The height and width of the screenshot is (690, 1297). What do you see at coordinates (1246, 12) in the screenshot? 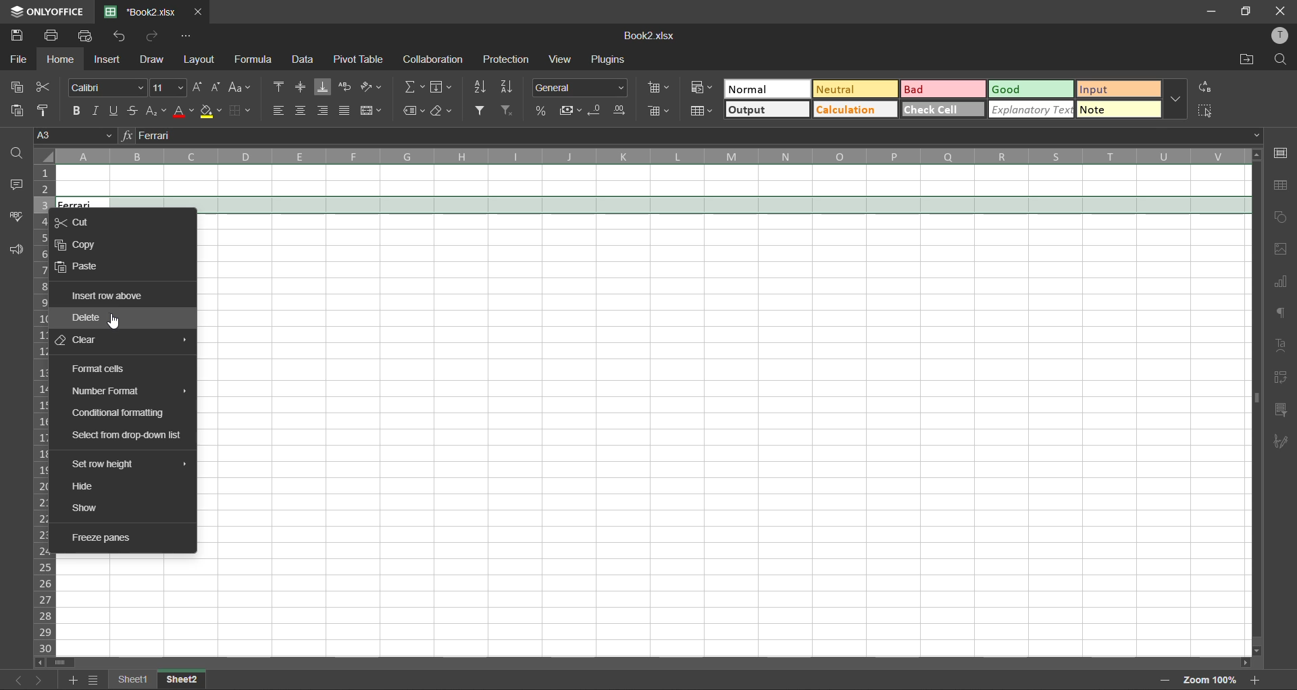
I see `maximize` at bounding box center [1246, 12].